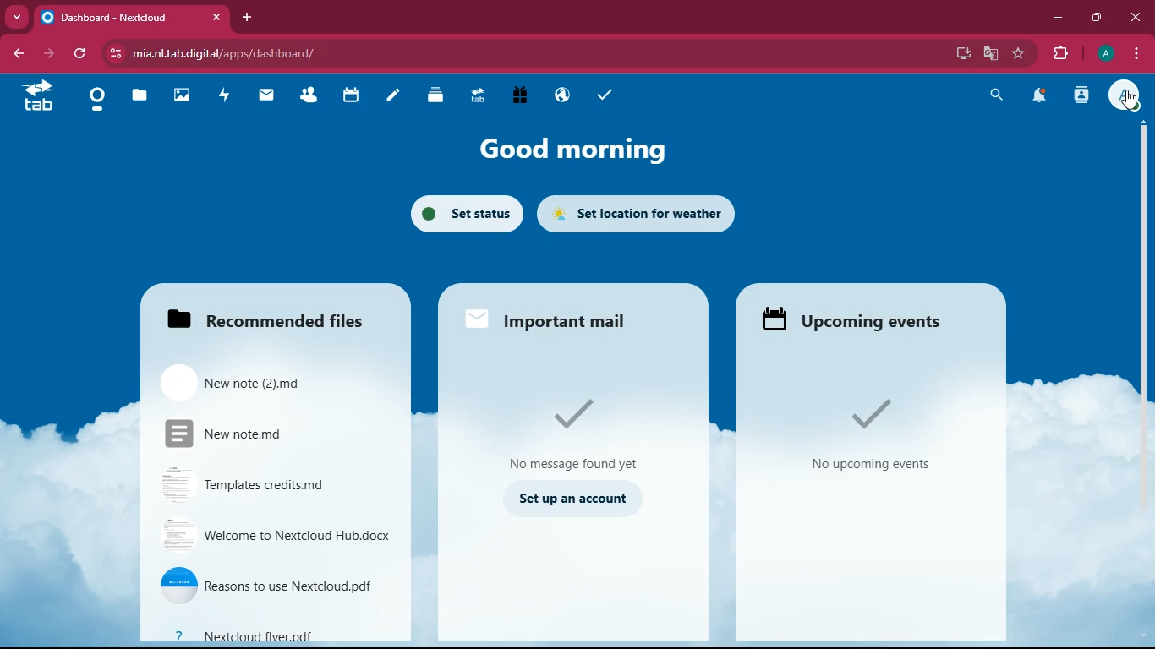 This screenshot has width=1155, height=649. What do you see at coordinates (244, 17) in the screenshot?
I see `add tab` at bounding box center [244, 17].